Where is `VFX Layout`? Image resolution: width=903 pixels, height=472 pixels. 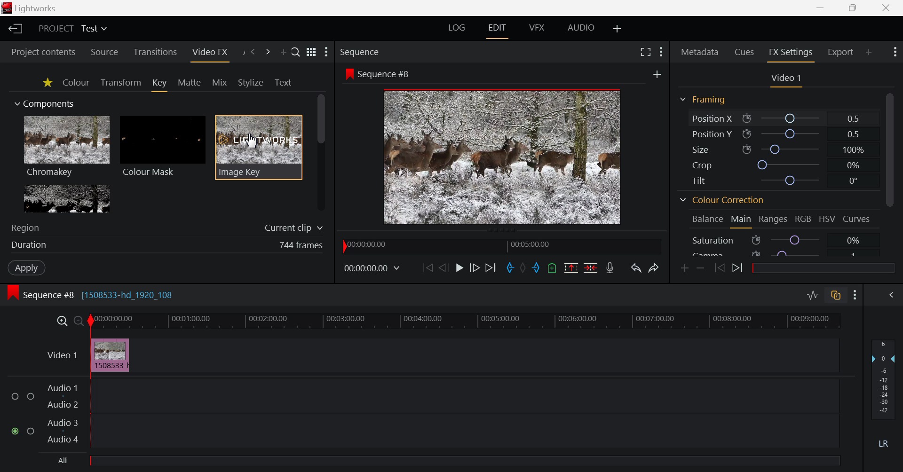 VFX Layout is located at coordinates (536, 29).